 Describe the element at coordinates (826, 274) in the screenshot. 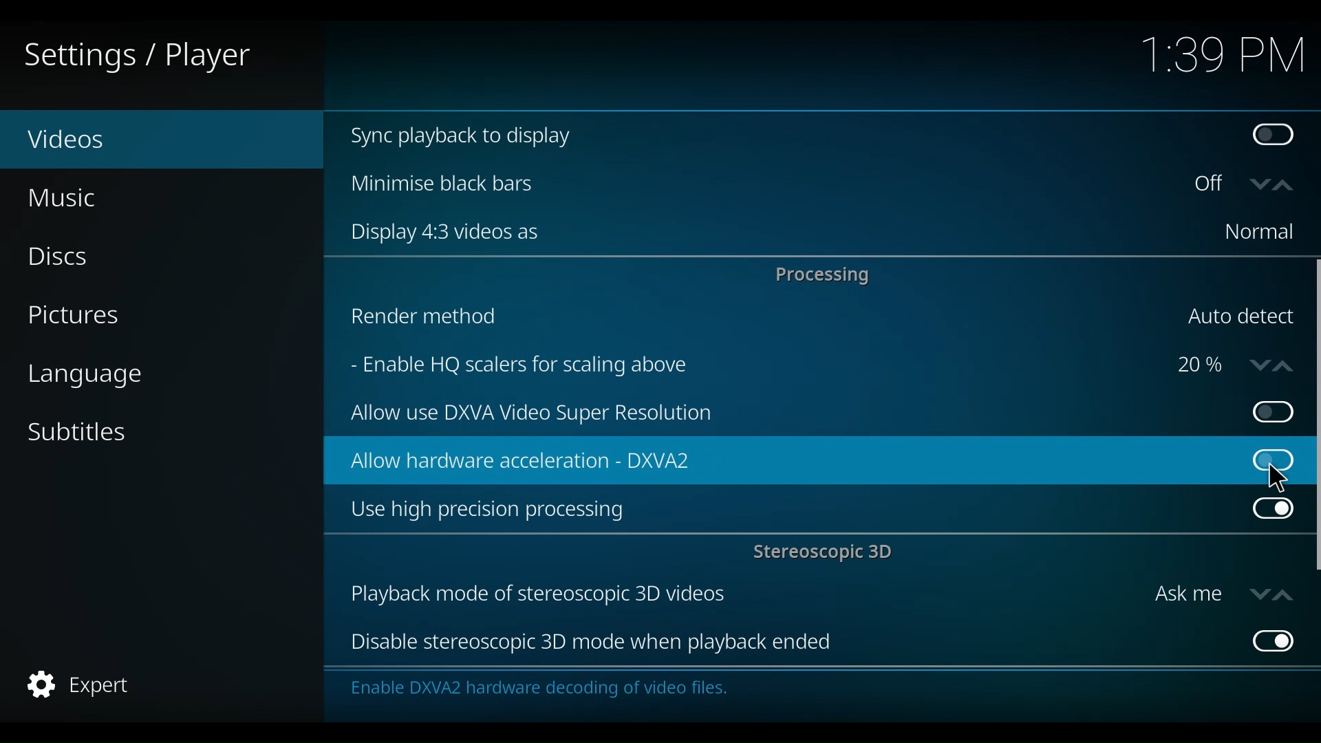

I see `Processing` at that location.